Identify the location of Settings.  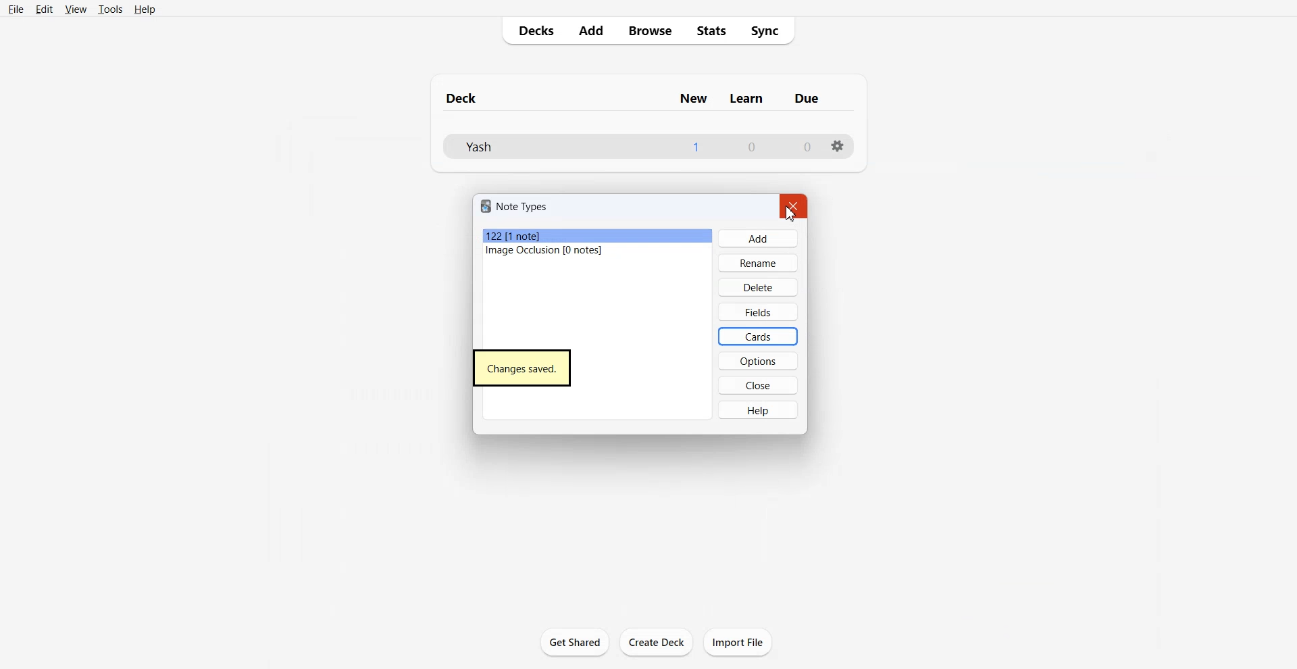
(836, 146).